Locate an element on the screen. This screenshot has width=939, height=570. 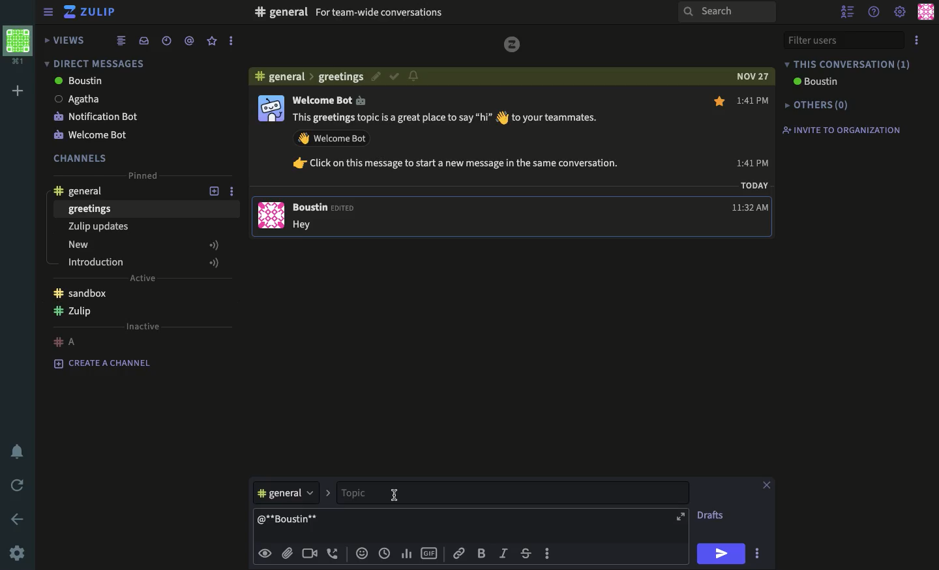
link is located at coordinates (457, 553).